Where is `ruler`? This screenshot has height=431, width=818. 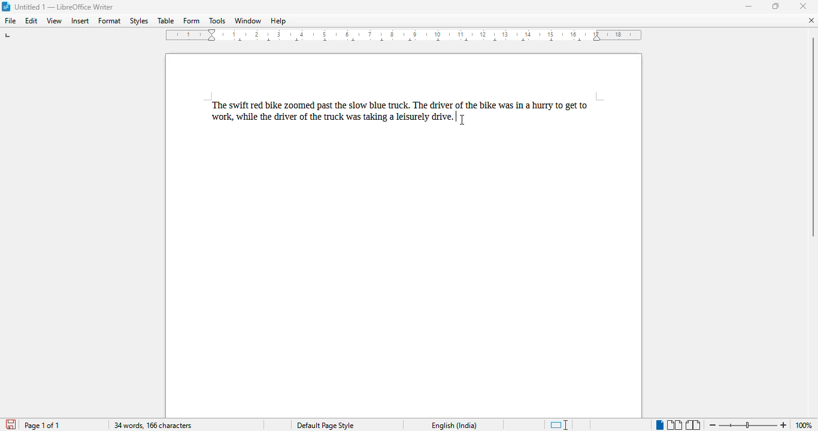
ruler is located at coordinates (404, 35).